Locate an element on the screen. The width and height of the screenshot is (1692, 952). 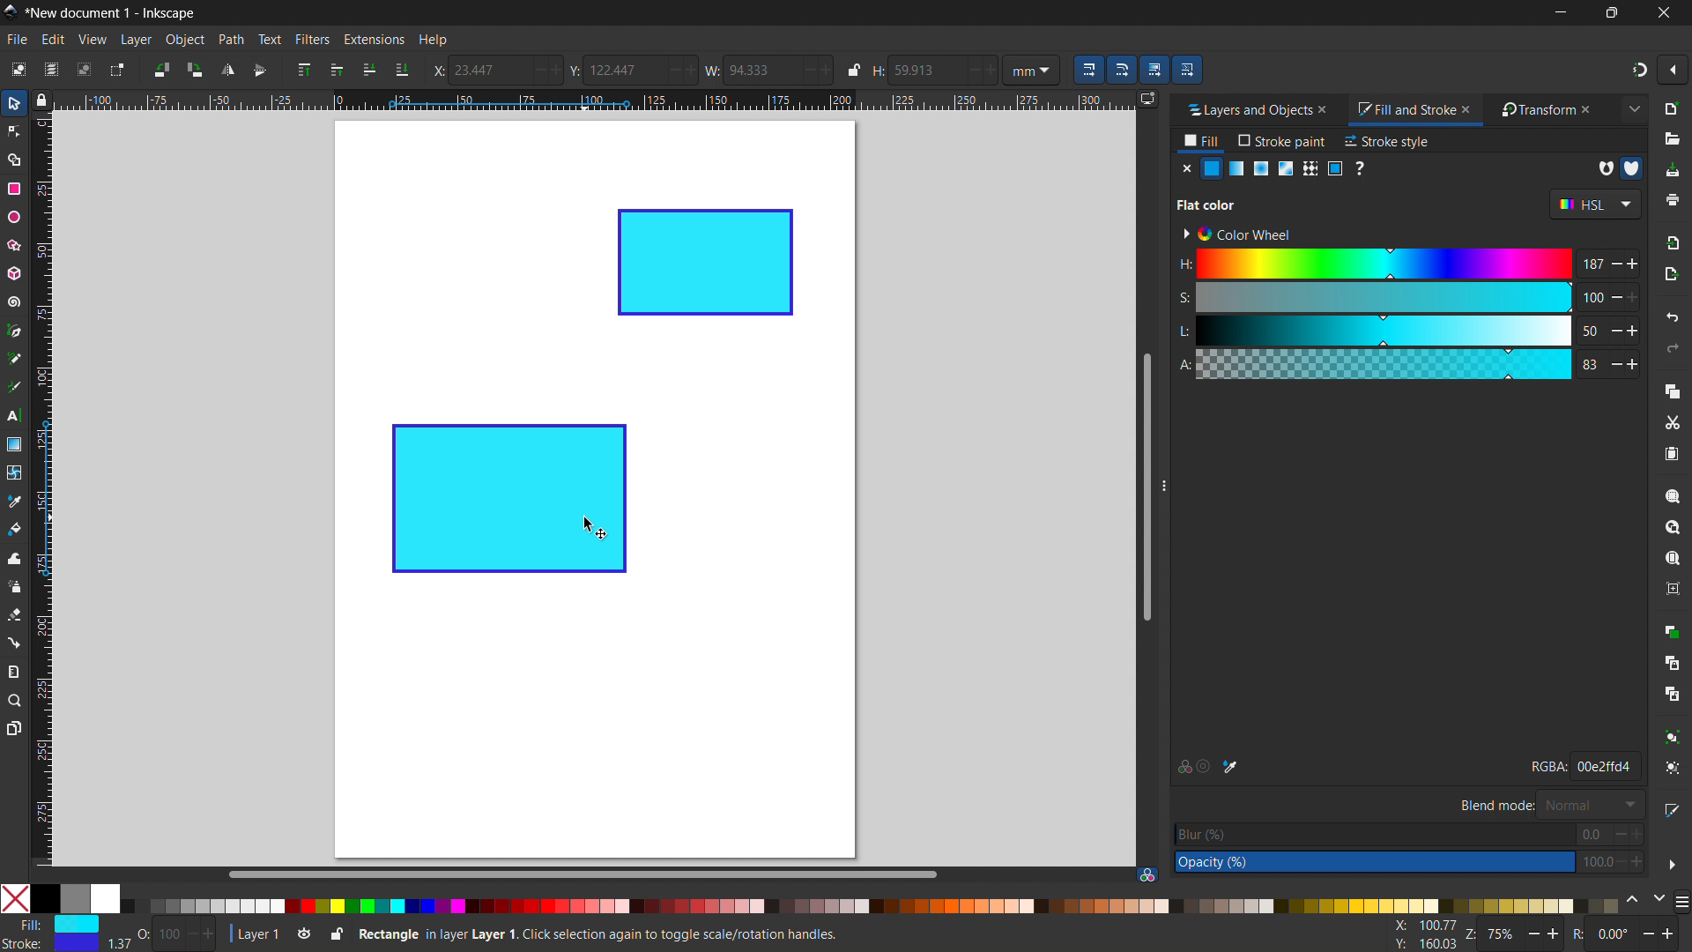
blend mode: Normal is located at coordinates (1549, 804).